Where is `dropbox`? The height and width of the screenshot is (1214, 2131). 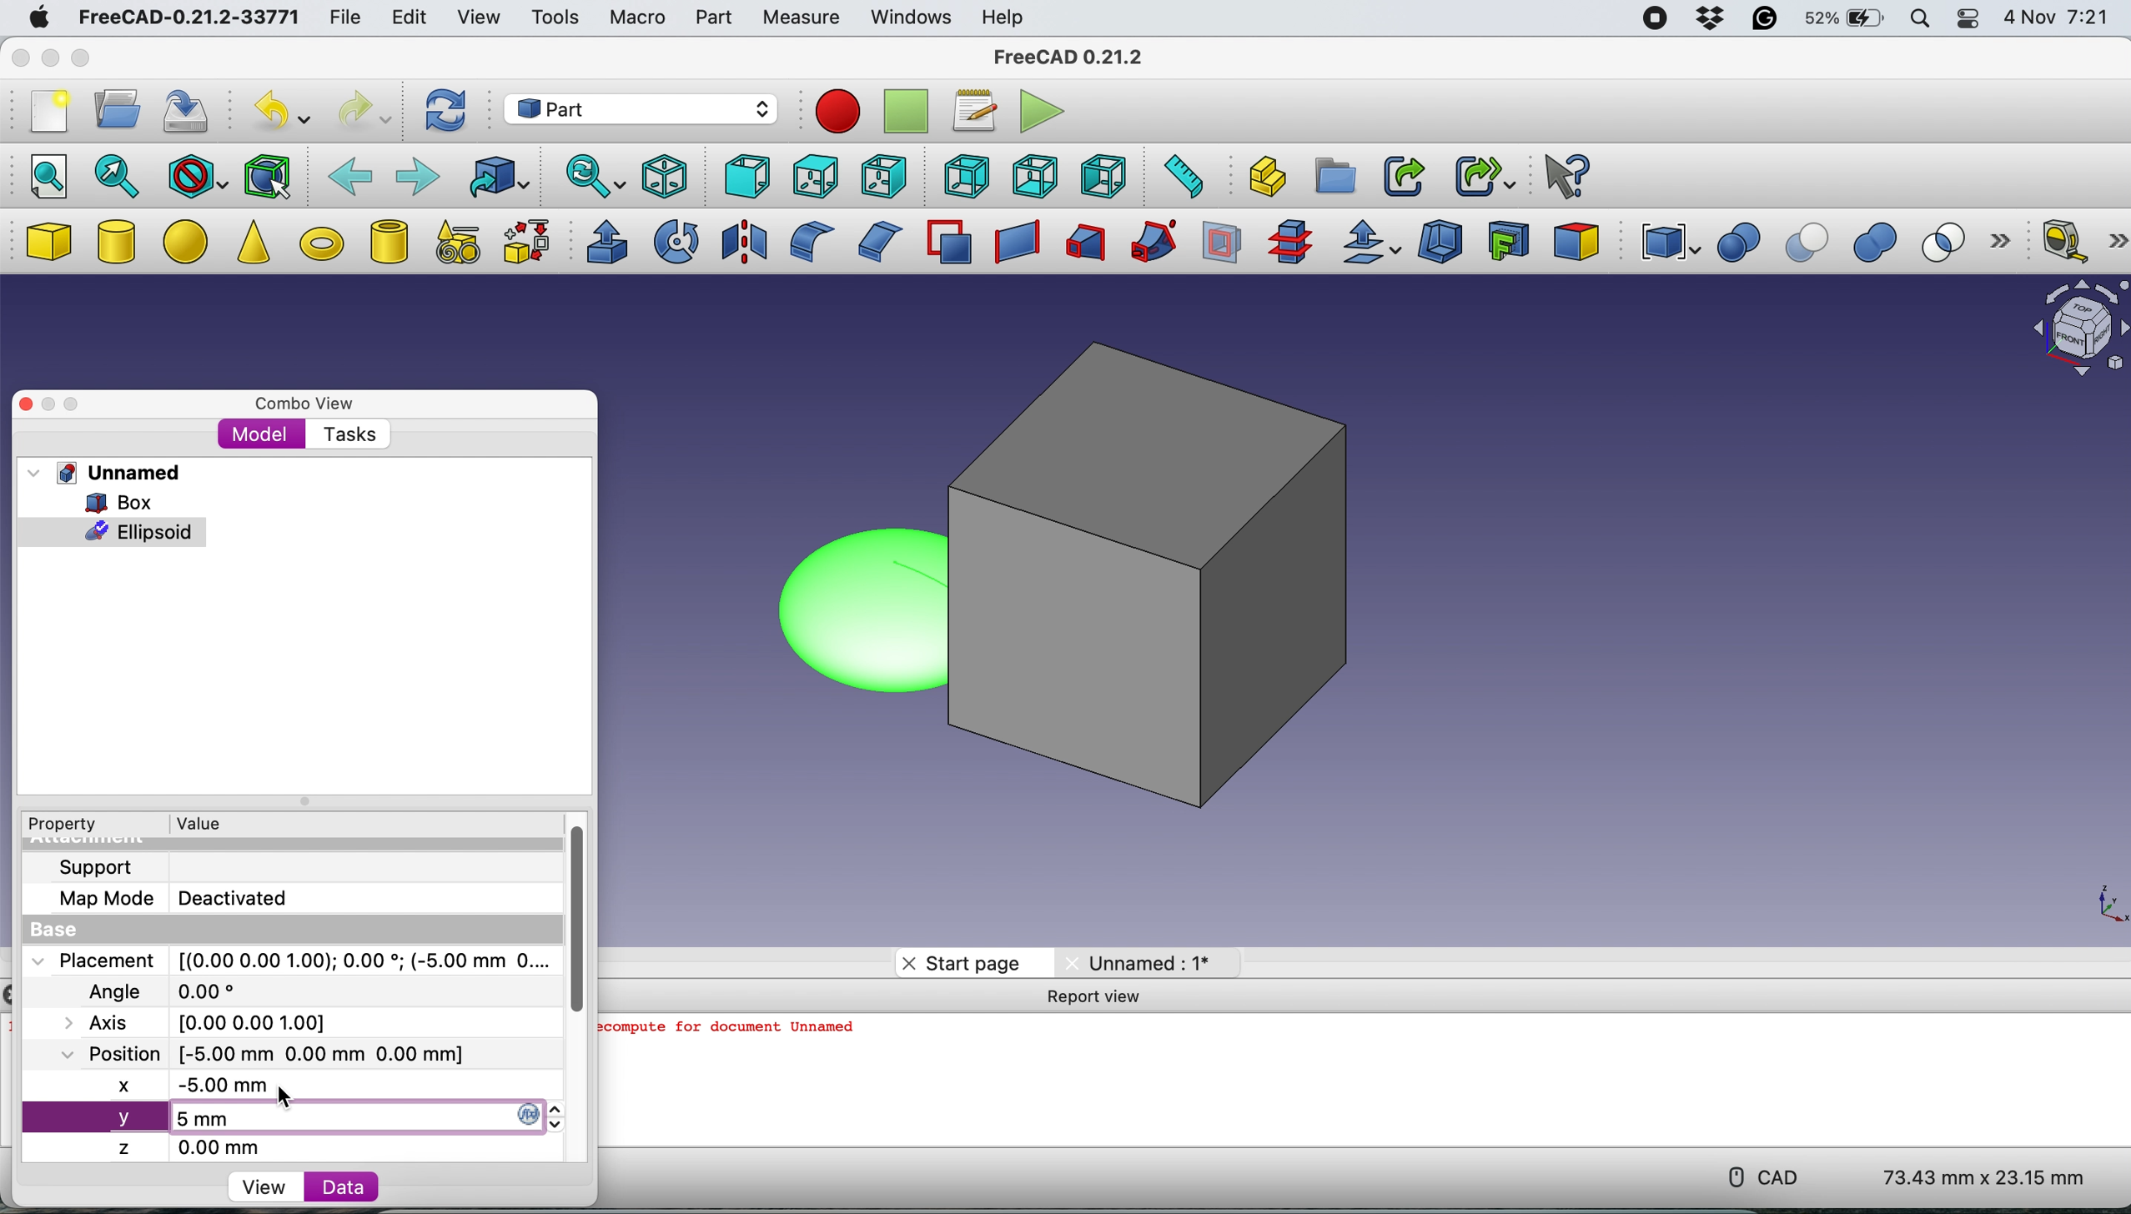 dropbox is located at coordinates (1706, 19).